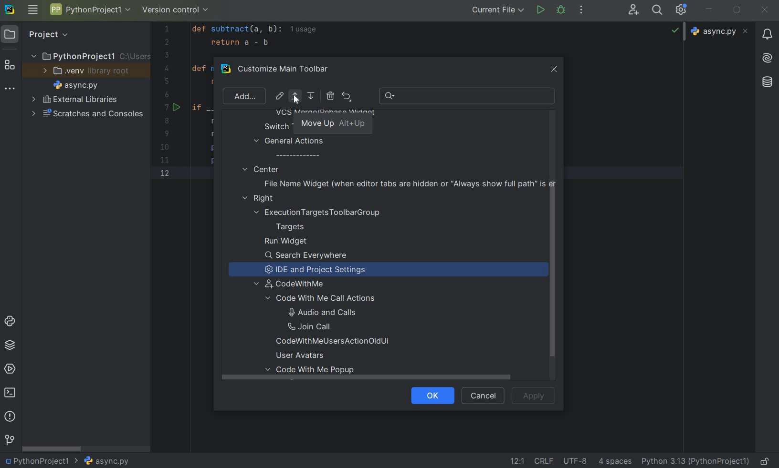  I want to click on FILE NAME, so click(106, 461).